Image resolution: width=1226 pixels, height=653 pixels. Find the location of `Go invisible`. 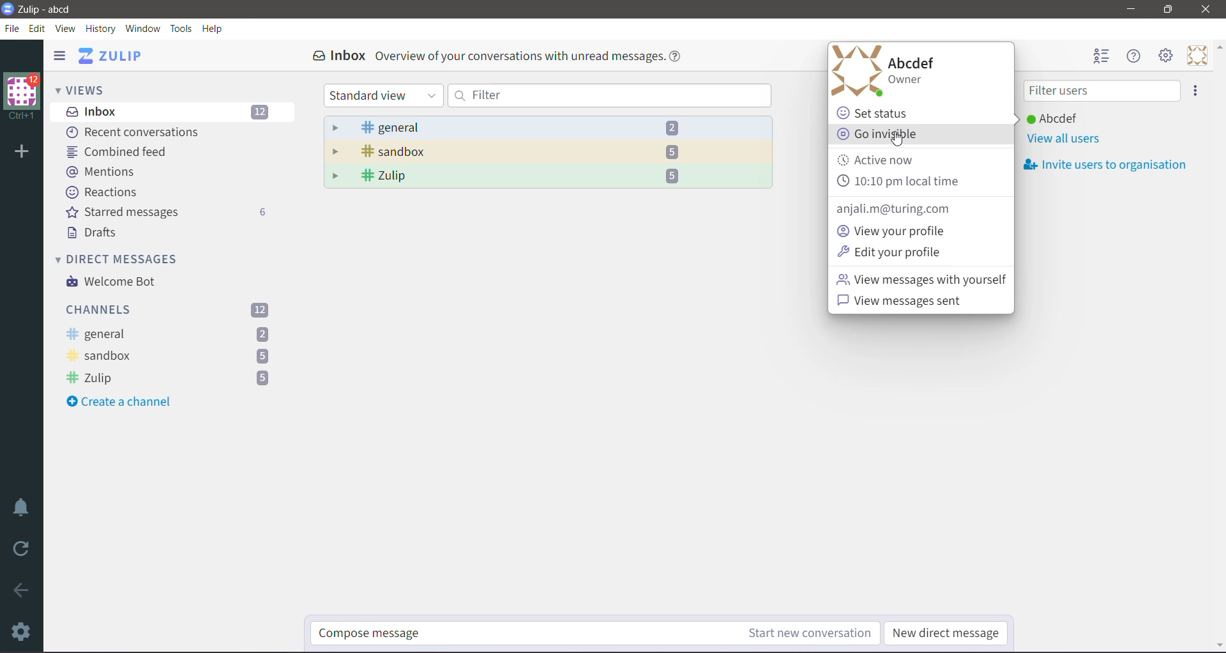

Go invisible is located at coordinates (921, 134).